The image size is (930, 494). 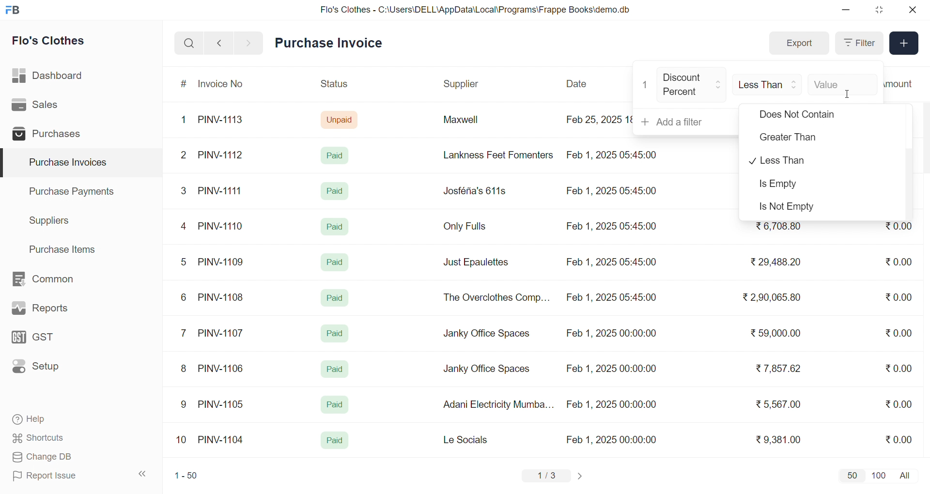 What do you see at coordinates (613, 227) in the screenshot?
I see `Feb 1, 2025 05:45:00` at bounding box center [613, 227].